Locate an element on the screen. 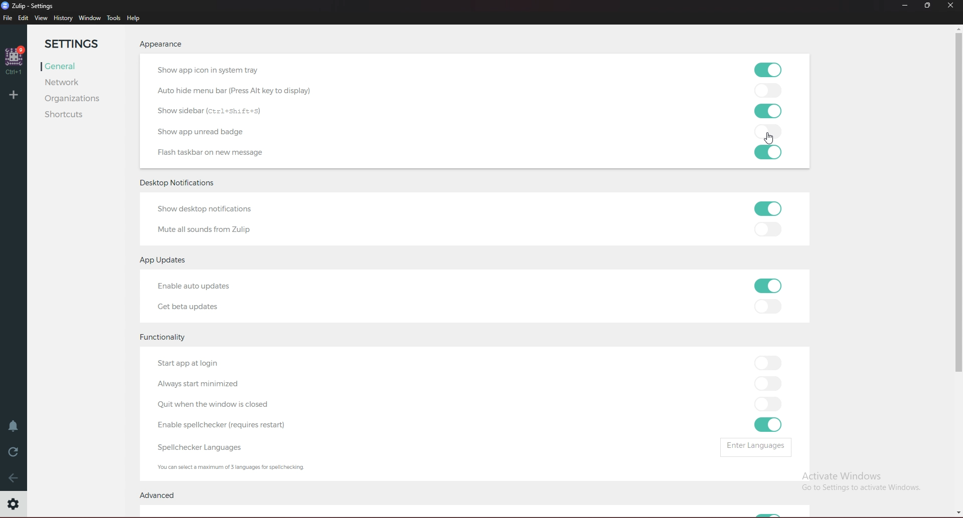 This screenshot has height=518, width=963. view is located at coordinates (43, 18).